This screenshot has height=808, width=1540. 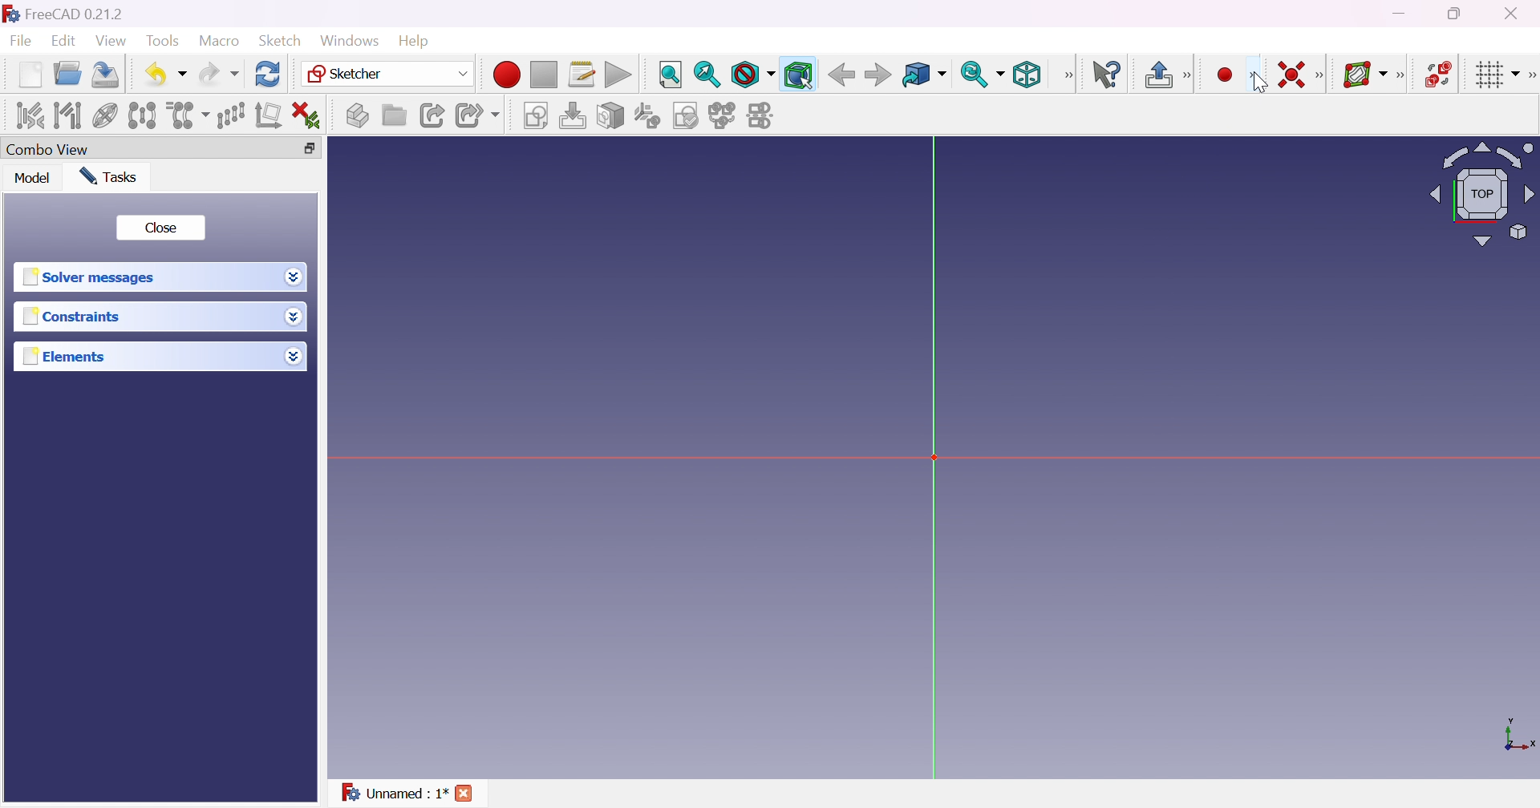 What do you see at coordinates (982, 76) in the screenshot?
I see `Sync view` at bounding box center [982, 76].